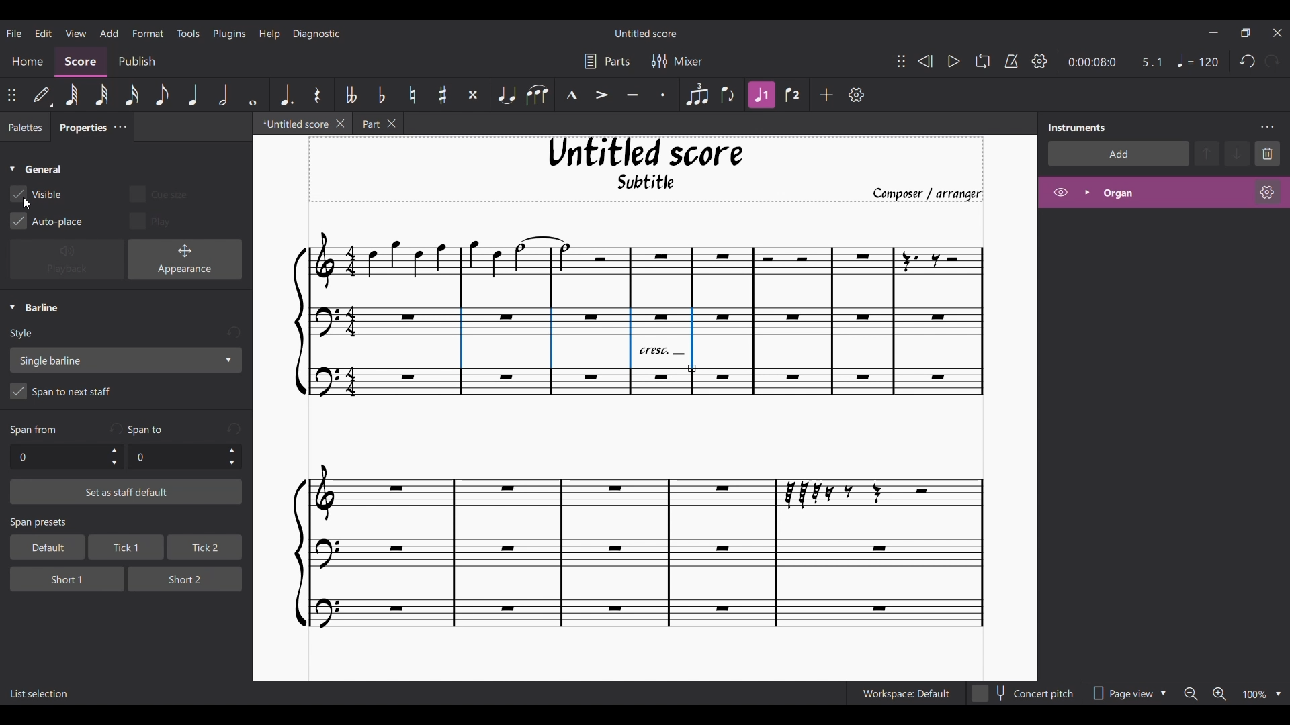  What do you see at coordinates (232, 457) in the screenshot?
I see `Increase/Decrease Span to` at bounding box center [232, 457].